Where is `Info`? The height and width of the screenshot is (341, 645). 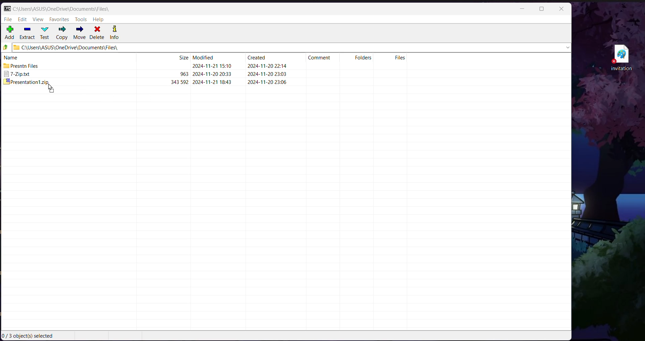
Info is located at coordinates (114, 33).